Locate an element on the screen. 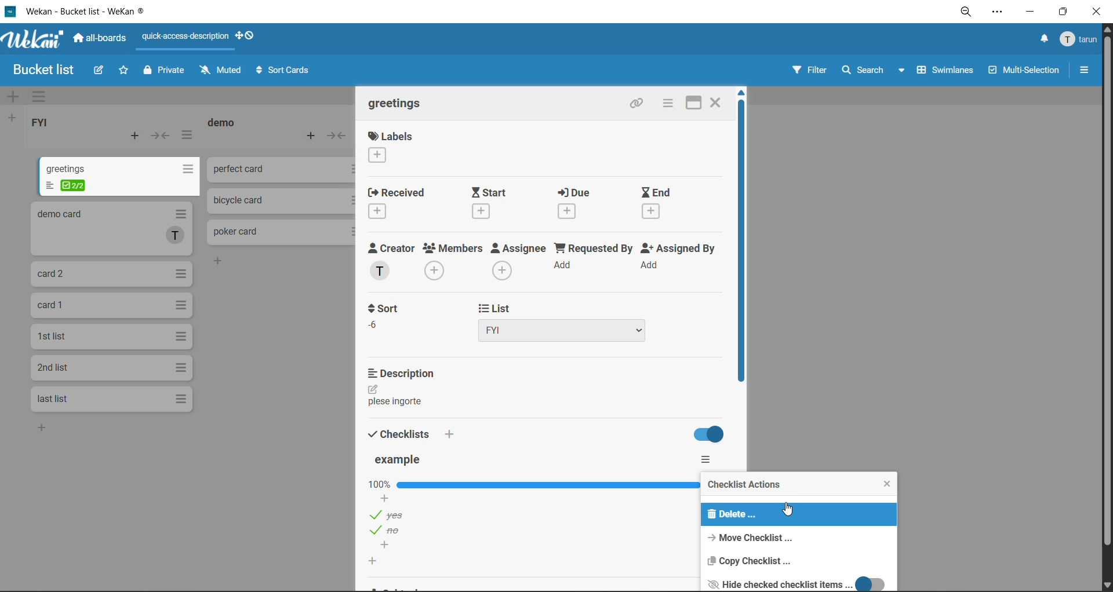  settings is located at coordinates (1001, 12).